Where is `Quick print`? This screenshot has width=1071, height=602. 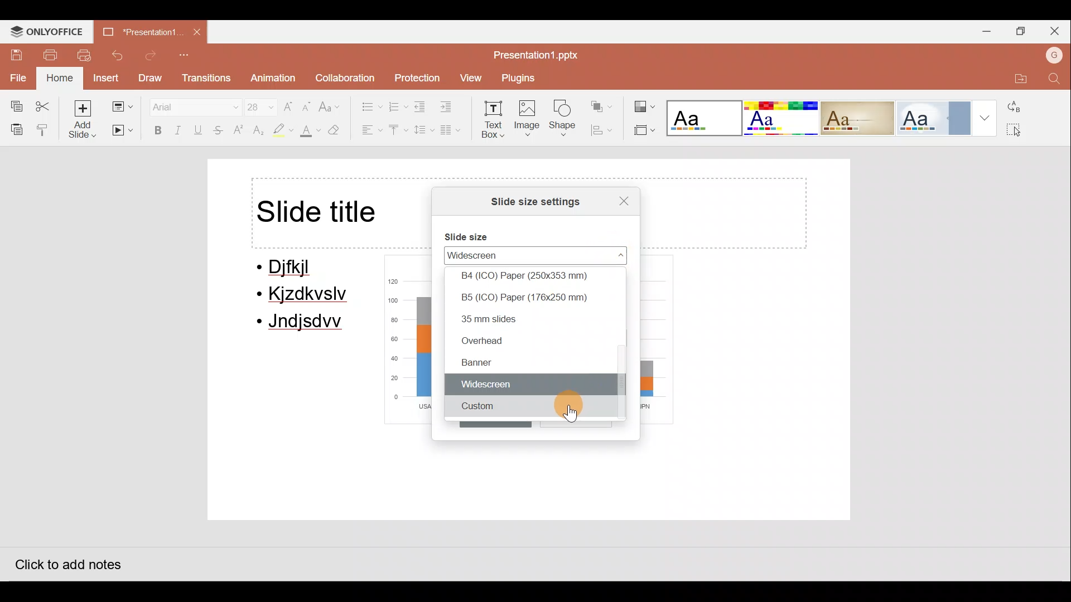
Quick print is located at coordinates (86, 56).